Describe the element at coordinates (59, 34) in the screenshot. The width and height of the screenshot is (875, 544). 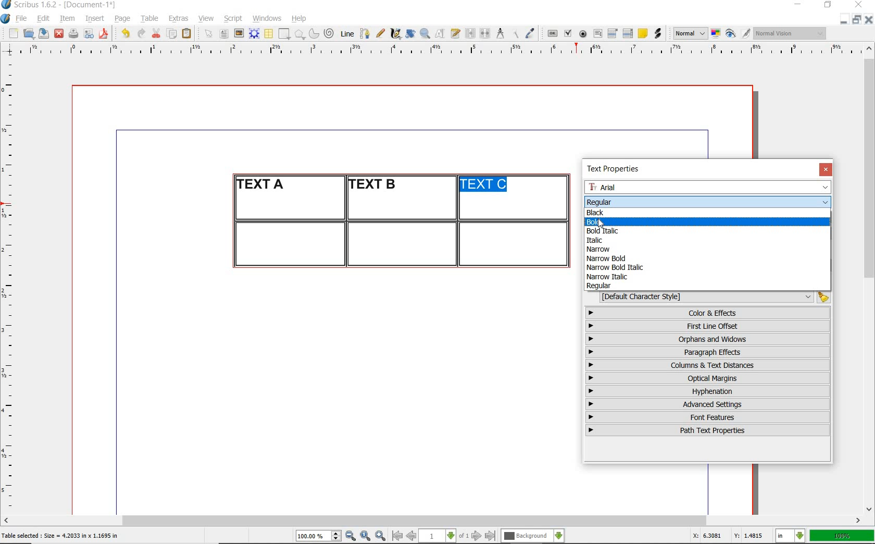
I see `close` at that location.